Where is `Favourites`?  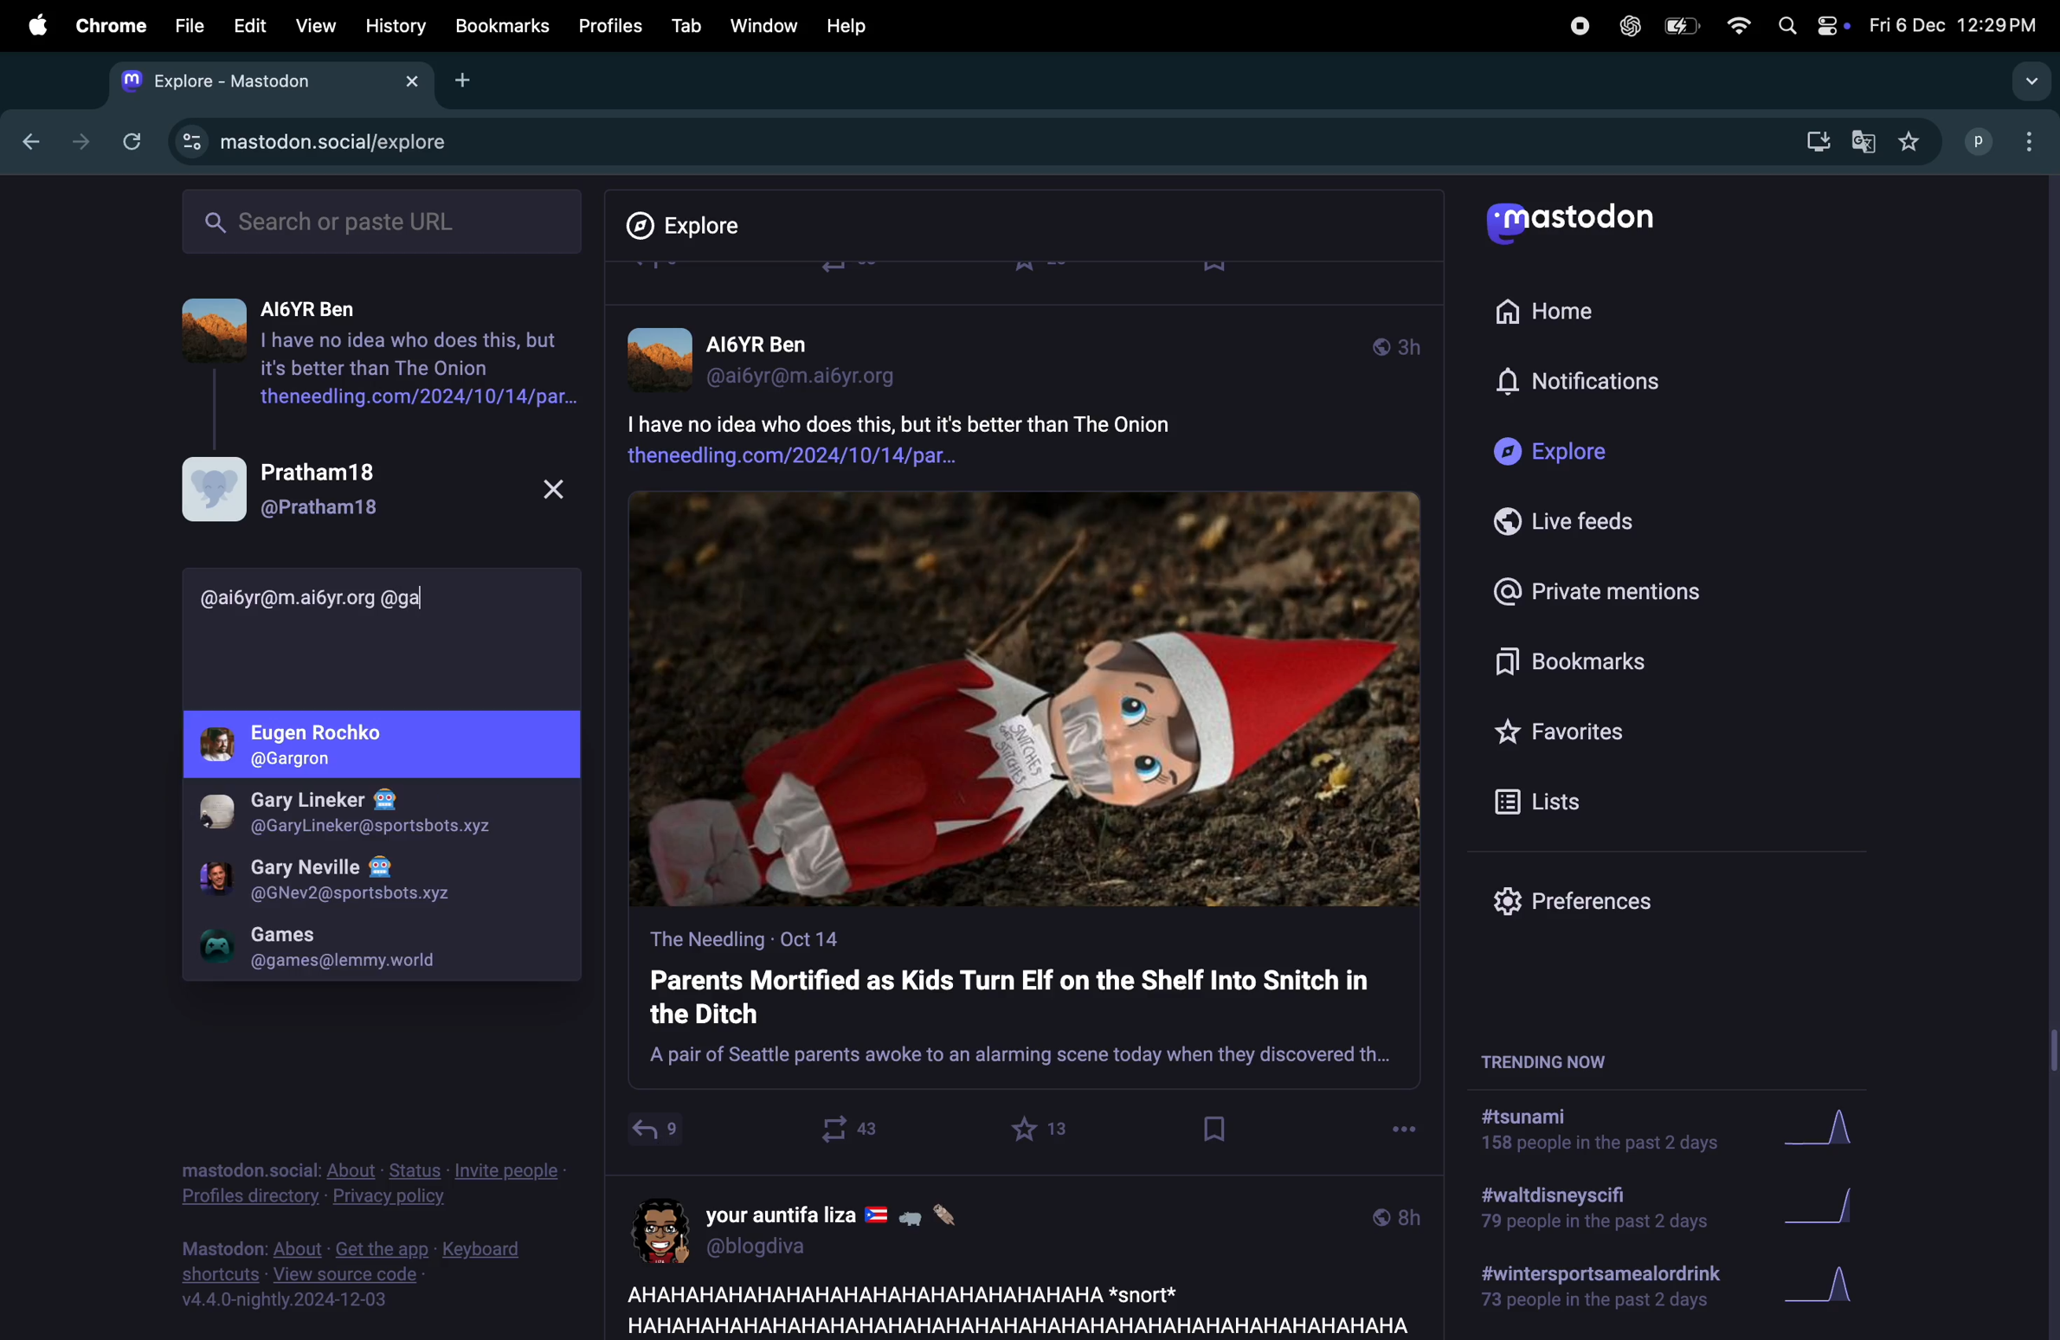
Favourites is located at coordinates (1565, 731).